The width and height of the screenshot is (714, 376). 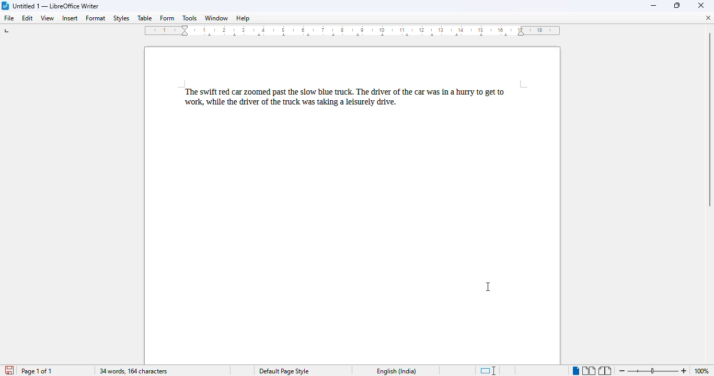 What do you see at coordinates (678, 5) in the screenshot?
I see `maximize` at bounding box center [678, 5].